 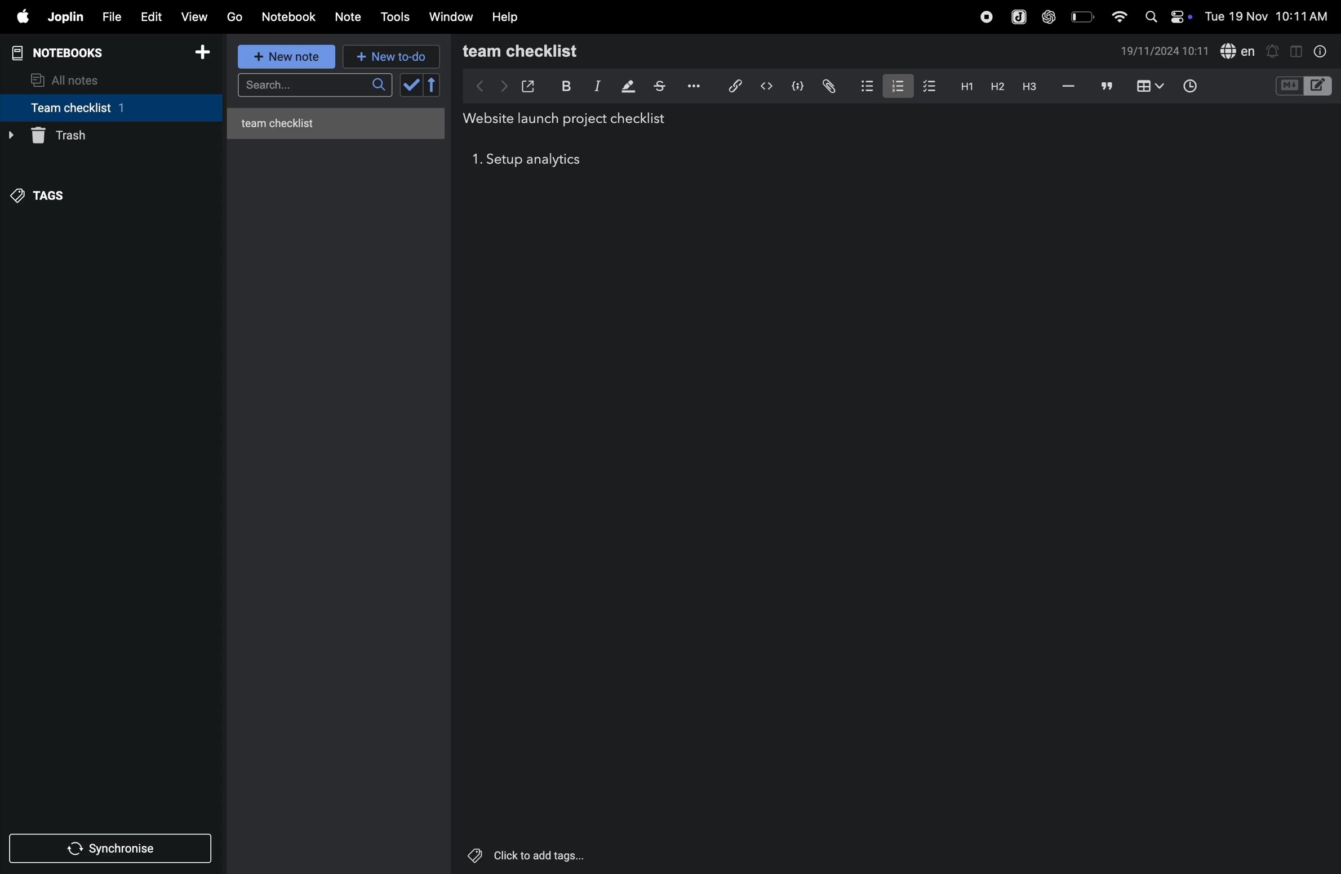 I want to click on date and time, so click(x=1268, y=17).